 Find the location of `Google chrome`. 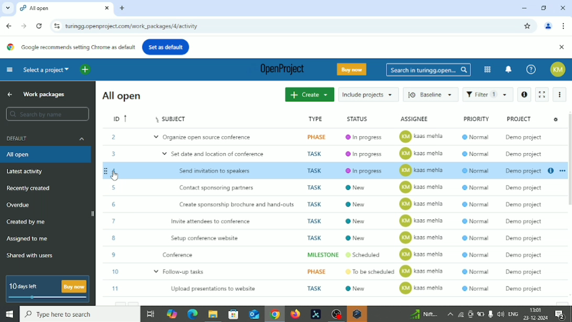

Google chrome is located at coordinates (274, 315).